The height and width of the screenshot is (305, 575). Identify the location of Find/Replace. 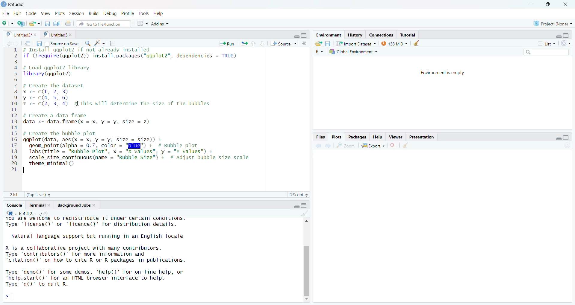
(87, 44).